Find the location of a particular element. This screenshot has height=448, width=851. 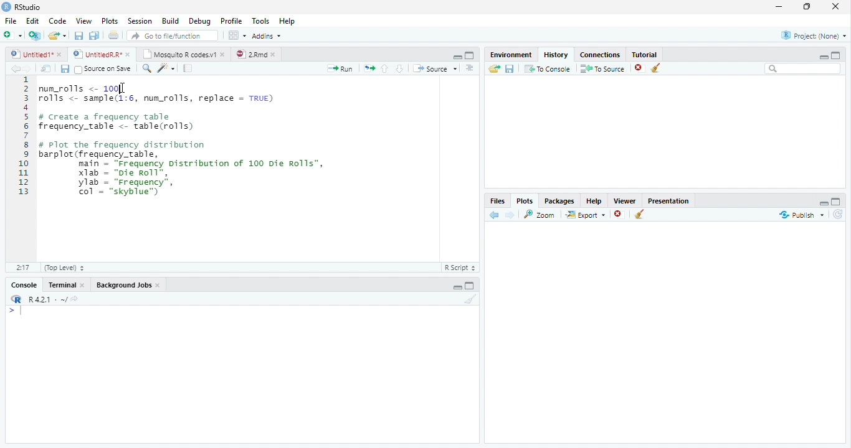

Show in new window is located at coordinates (47, 68).